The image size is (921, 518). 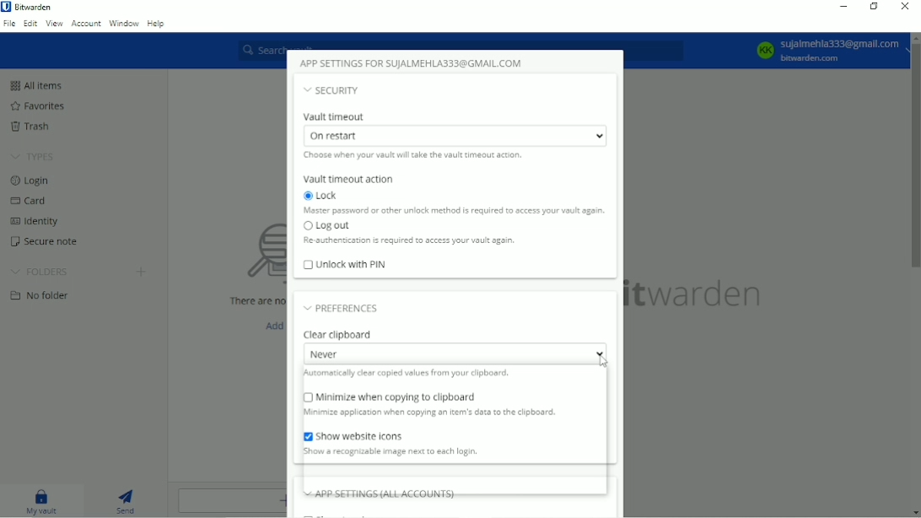 I want to click on Login, so click(x=34, y=181).